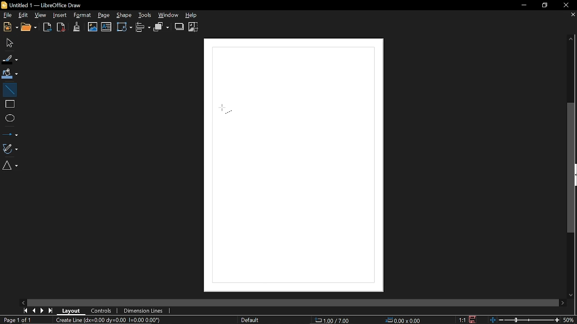 The image size is (577, 324). I want to click on Insert text, so click(106, 27).